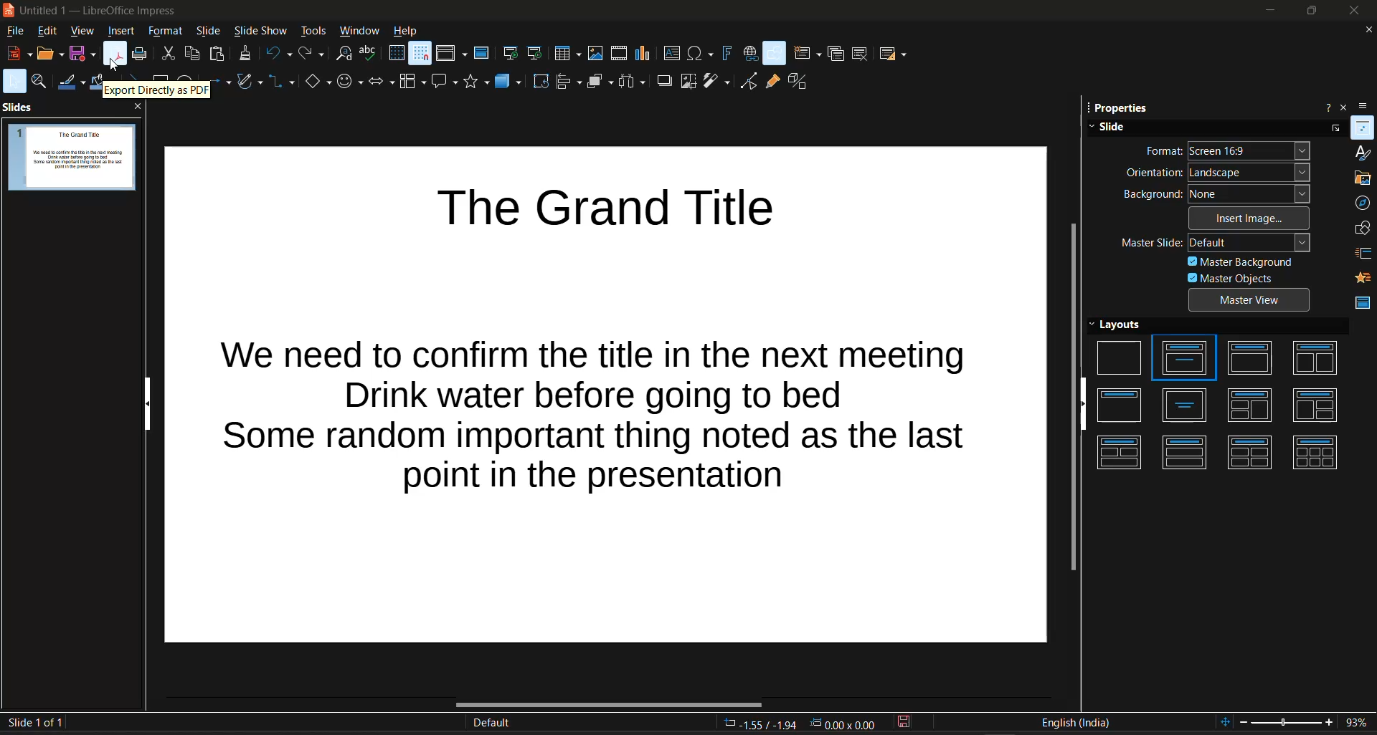 This screenshot has width=1377, height=735. What do you see at coordinates (633, 81) in the screenshot?
I see `distribute` at bounding box center [633, 81].